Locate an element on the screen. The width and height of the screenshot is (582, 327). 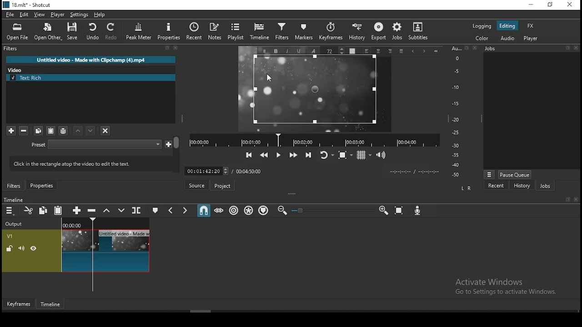
source is located at coordinates (196, 185).